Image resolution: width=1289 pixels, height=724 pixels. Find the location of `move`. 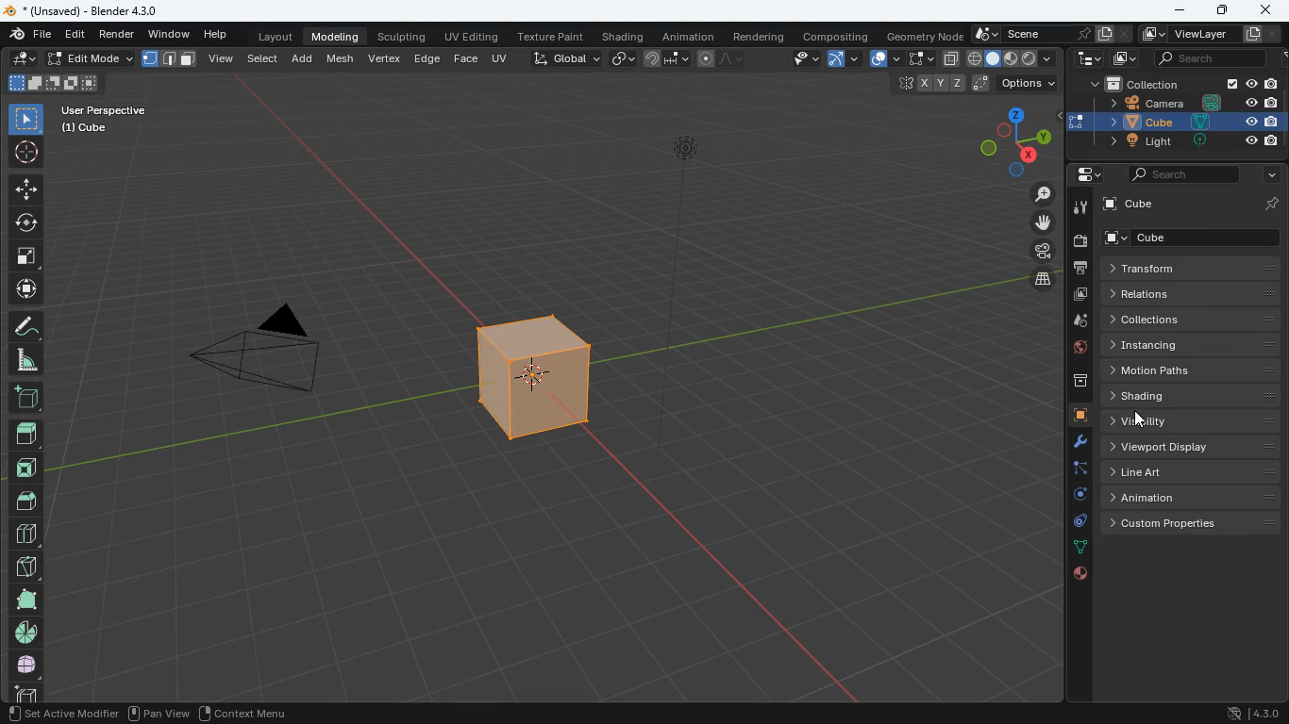

move is located at coordinates (25, 190).